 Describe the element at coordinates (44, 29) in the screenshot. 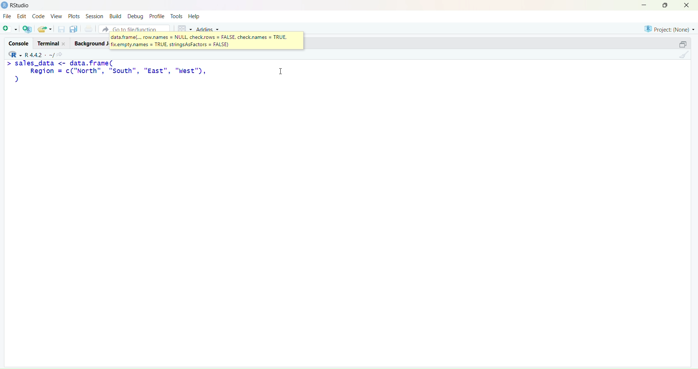

I see `save and export` at that location.